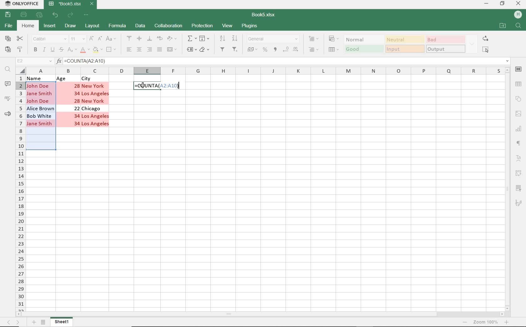  What do you see at coordinates (507, 189) in the screenshot?
I see `SCROLLBAR` at bounding box center [507, 189].